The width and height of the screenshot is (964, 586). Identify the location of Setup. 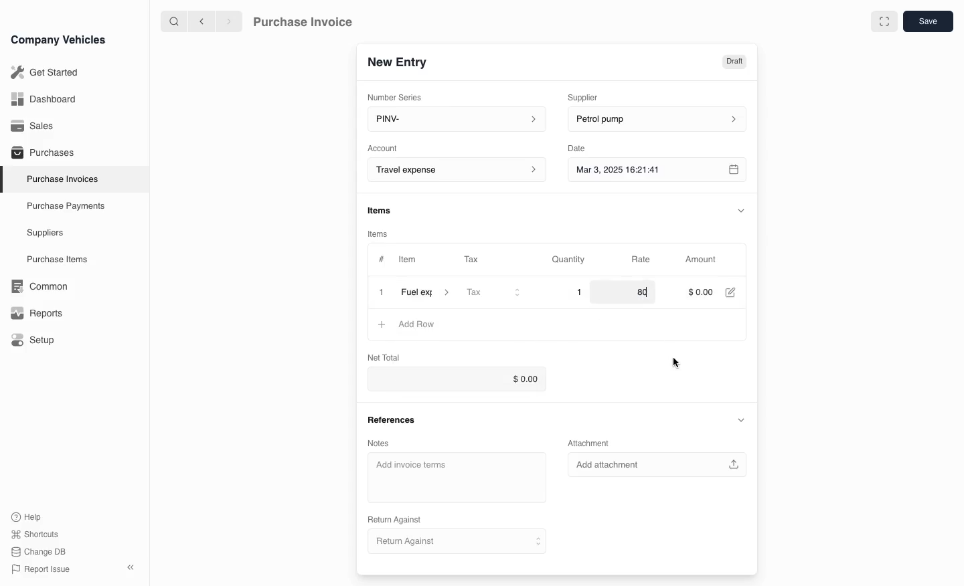
(35, 340).